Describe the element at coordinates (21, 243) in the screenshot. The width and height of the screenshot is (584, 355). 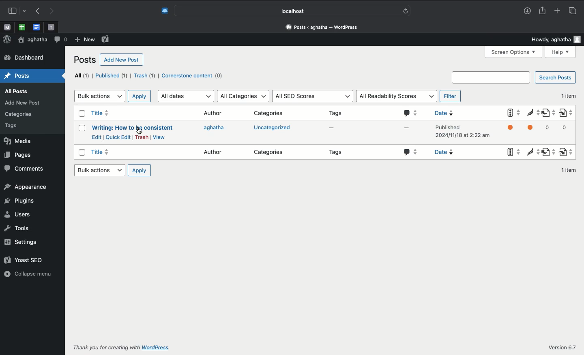
I see `settings` at that location.